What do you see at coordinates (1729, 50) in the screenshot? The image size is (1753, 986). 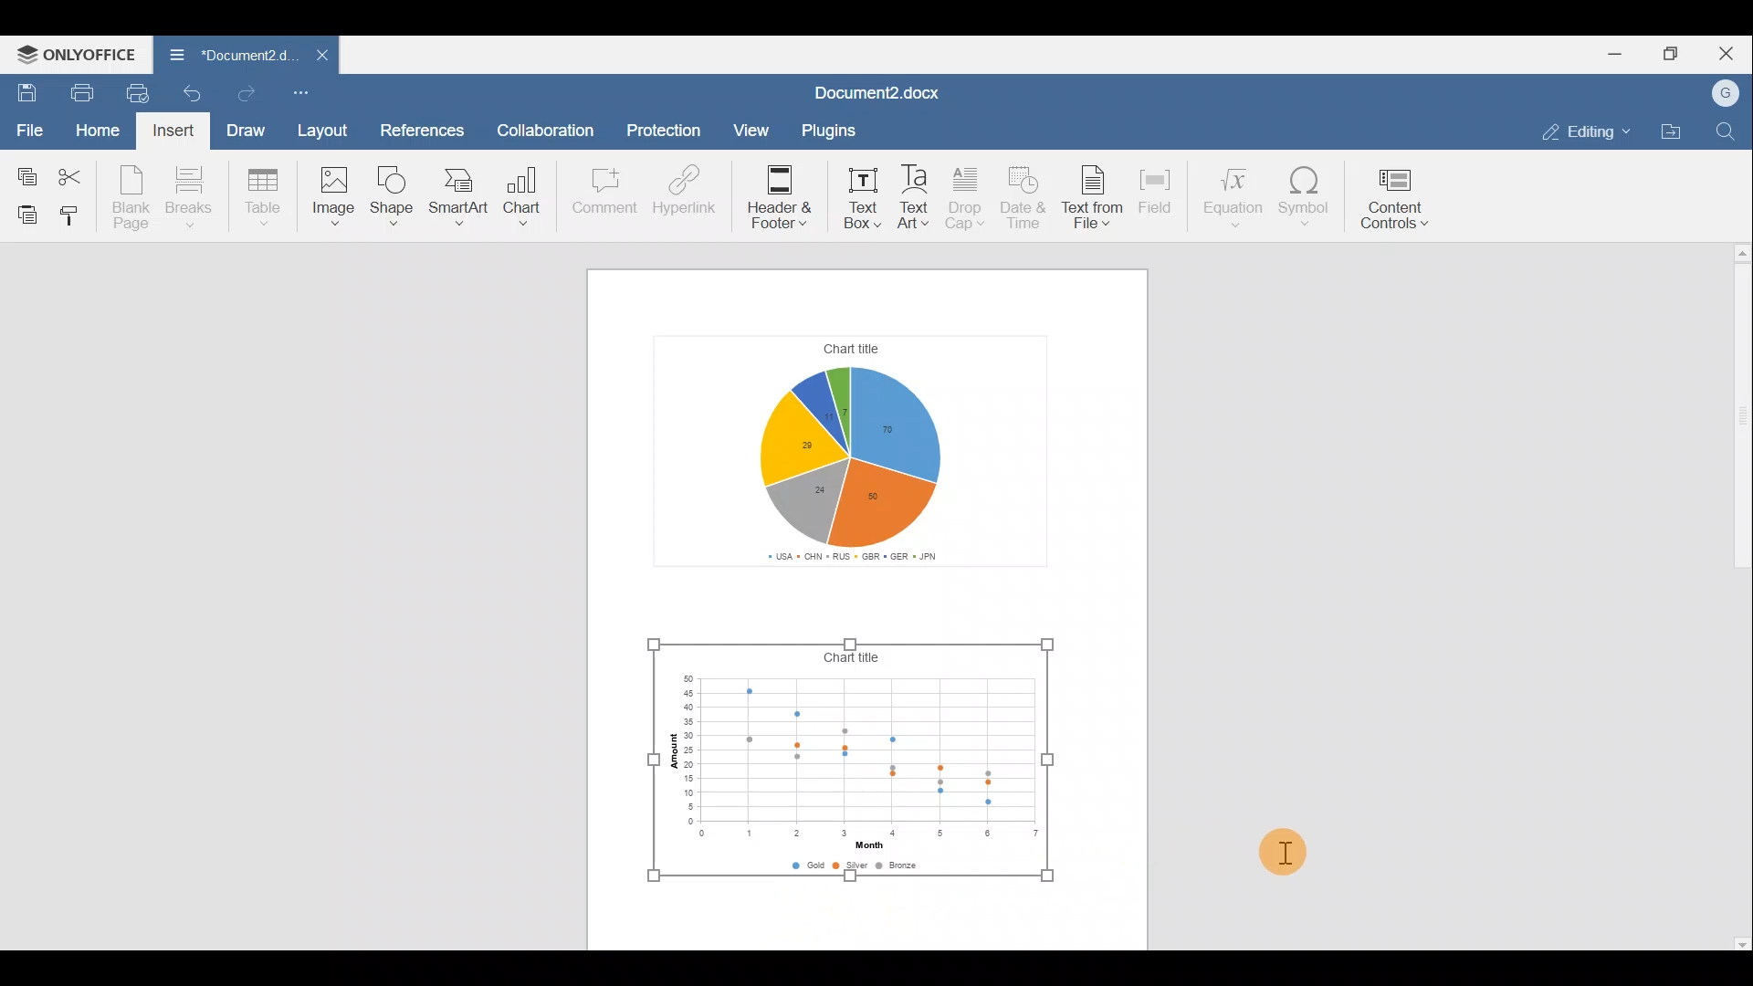 I see `Close` at bounding box center [1729, 50].